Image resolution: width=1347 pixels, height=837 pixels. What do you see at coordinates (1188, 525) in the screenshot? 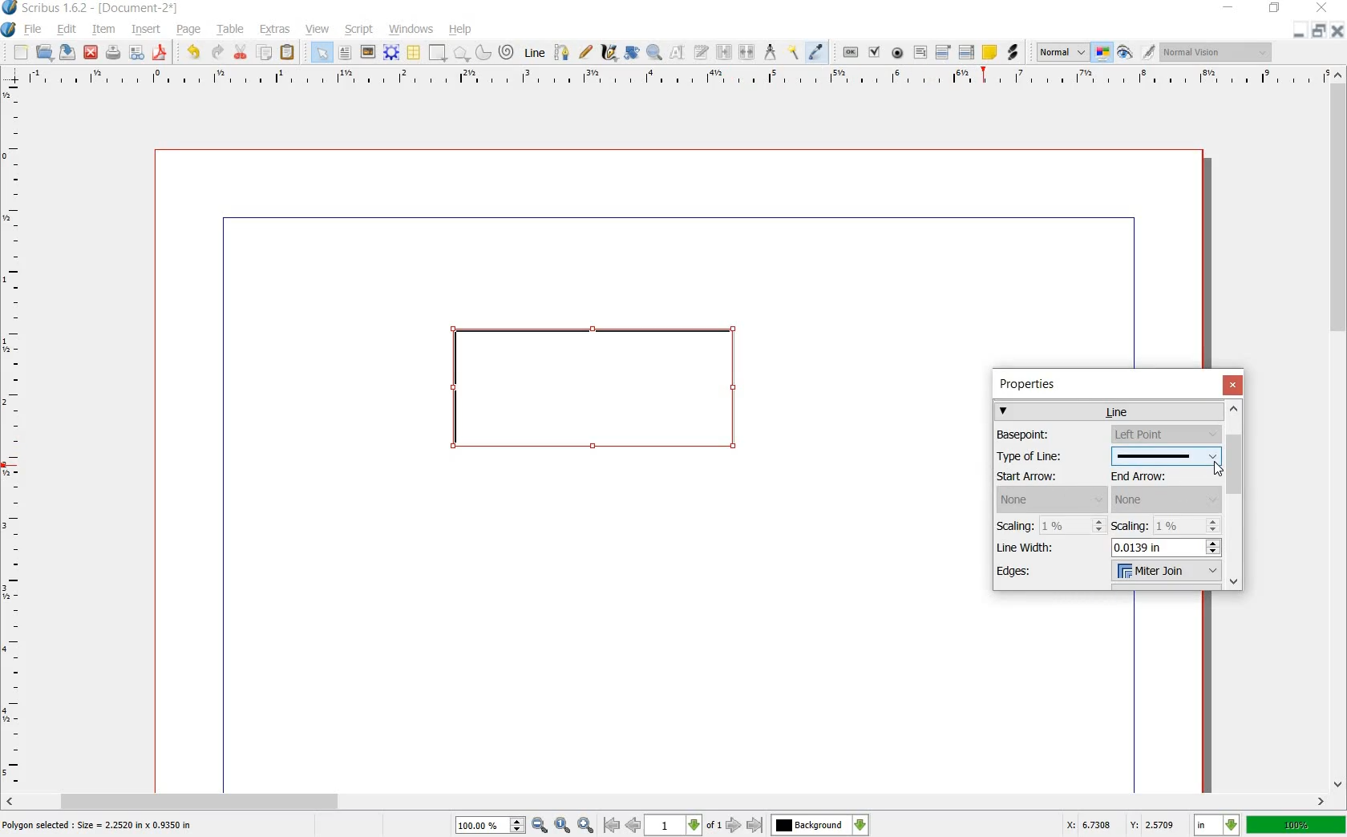
I see `1%` at bounding box center [1188, 525].